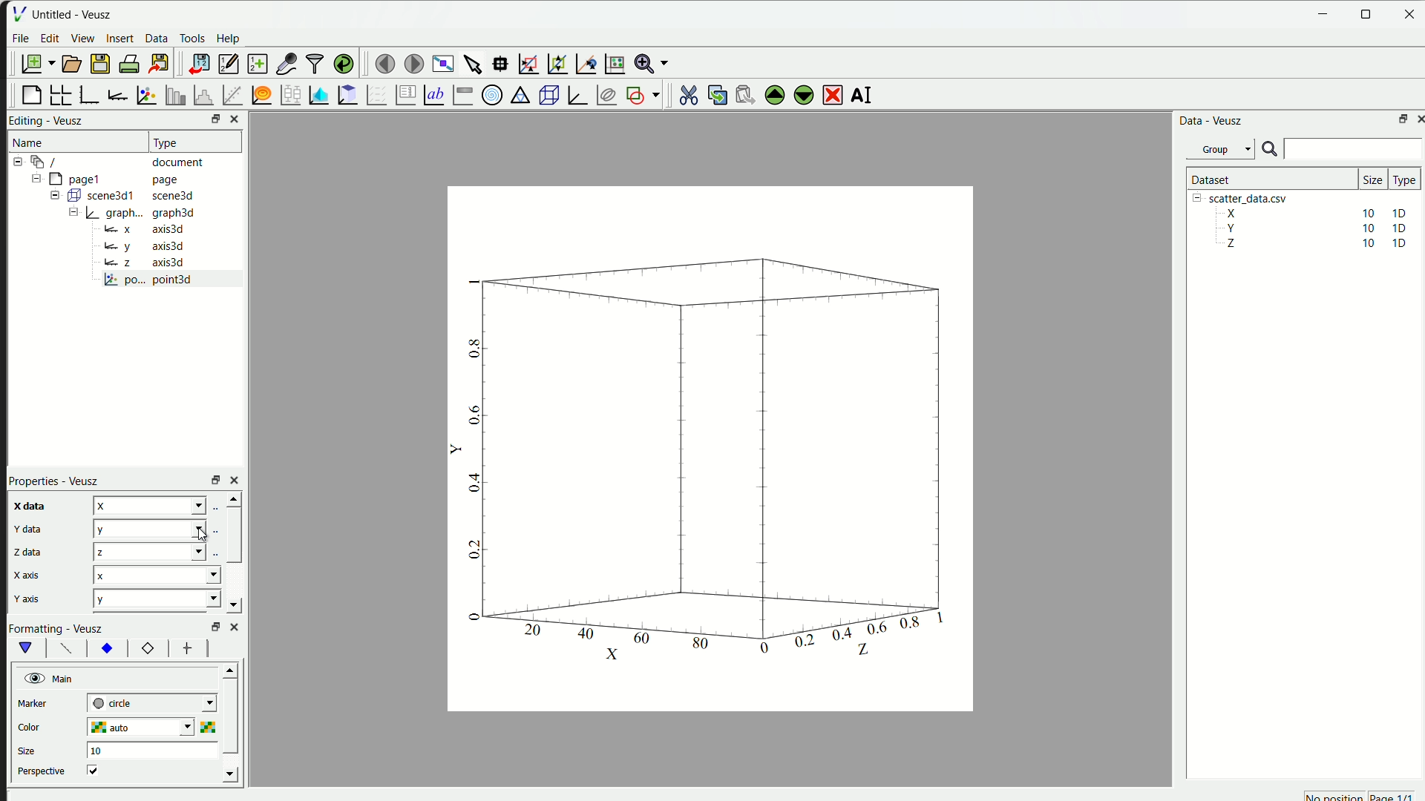  I want to click on size, so click(30, 748).